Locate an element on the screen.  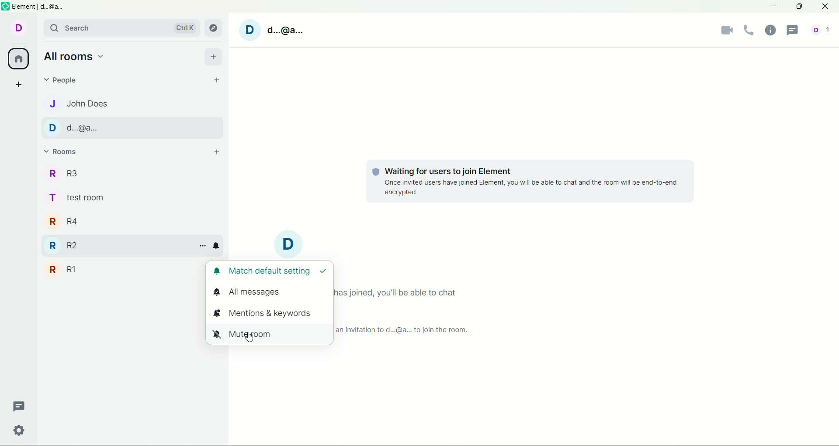
mute rooms is located at coordinates (273, 333).